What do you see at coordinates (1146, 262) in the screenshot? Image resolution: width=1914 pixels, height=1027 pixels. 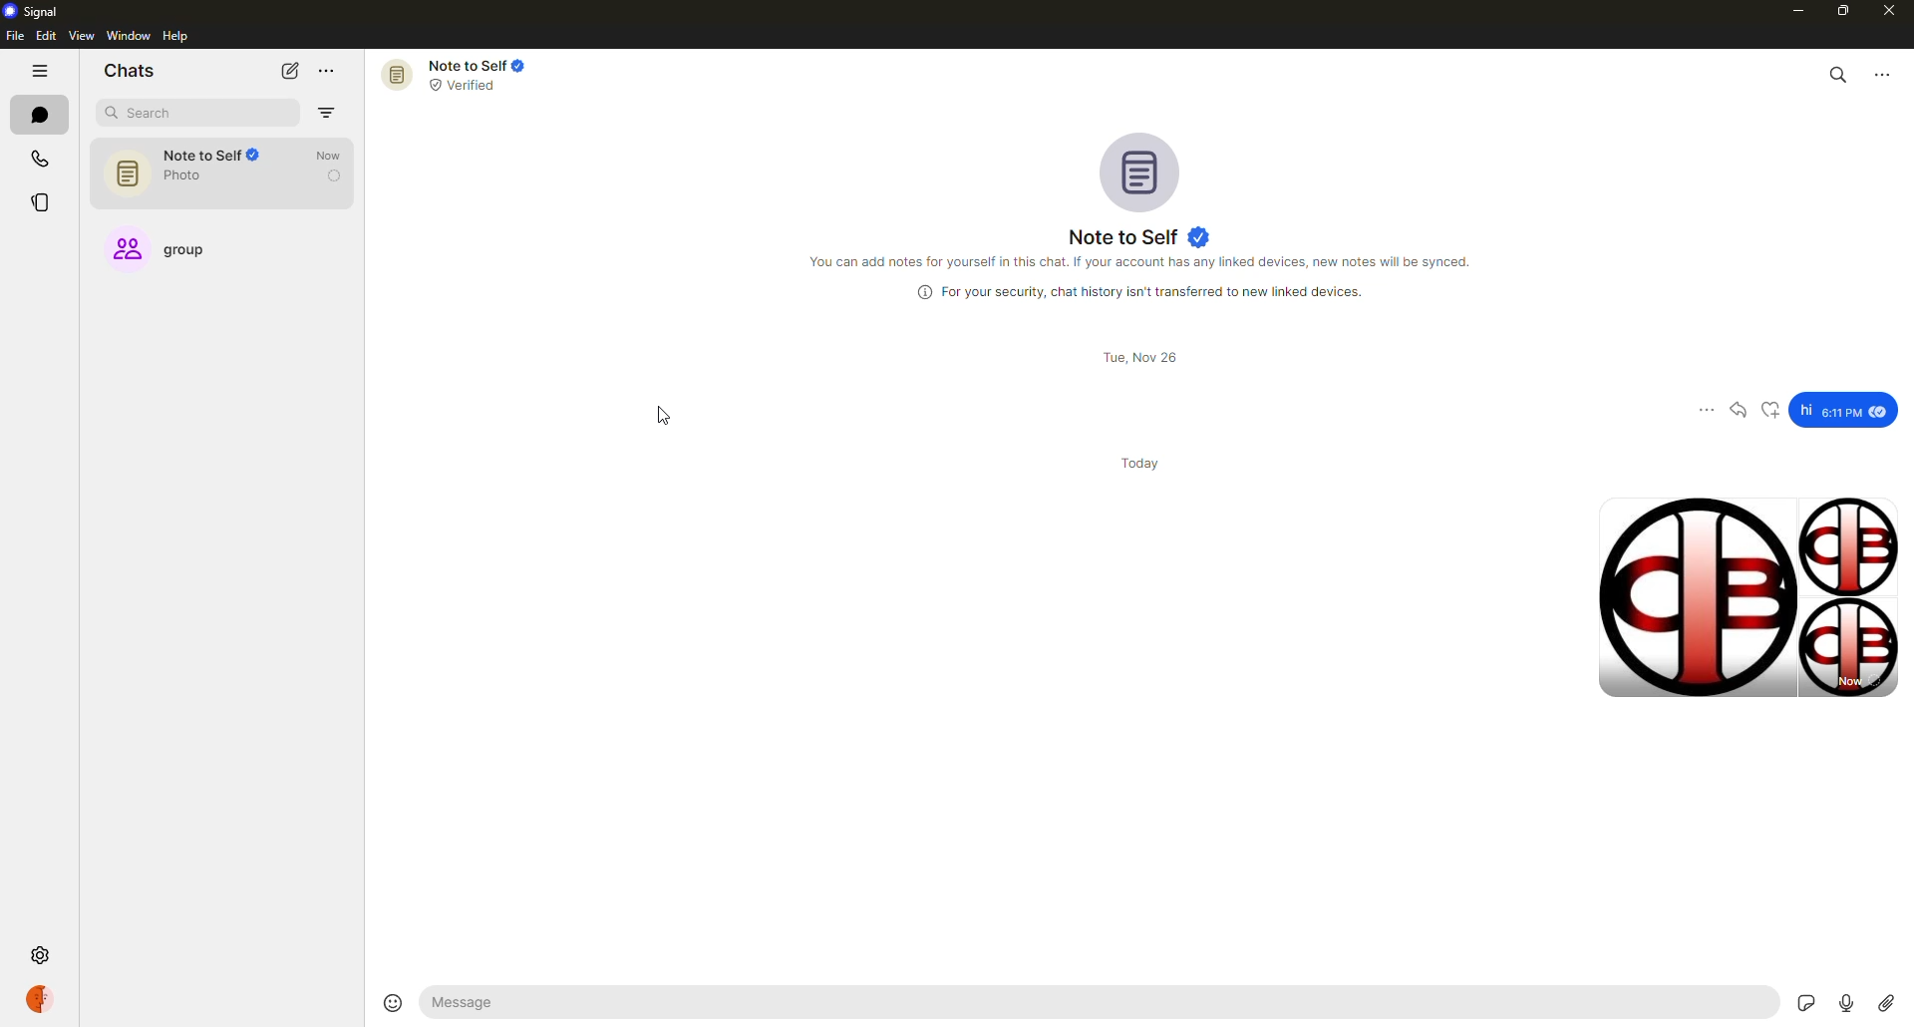 I see `info` at bounding box center [1146, 262].